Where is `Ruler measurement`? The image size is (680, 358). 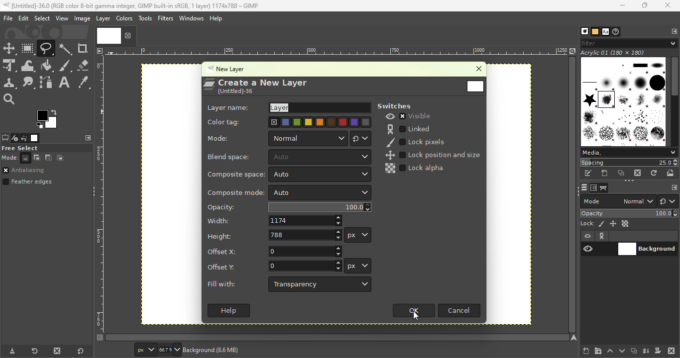
Ruler measurement is located at coordinates (337, 50).